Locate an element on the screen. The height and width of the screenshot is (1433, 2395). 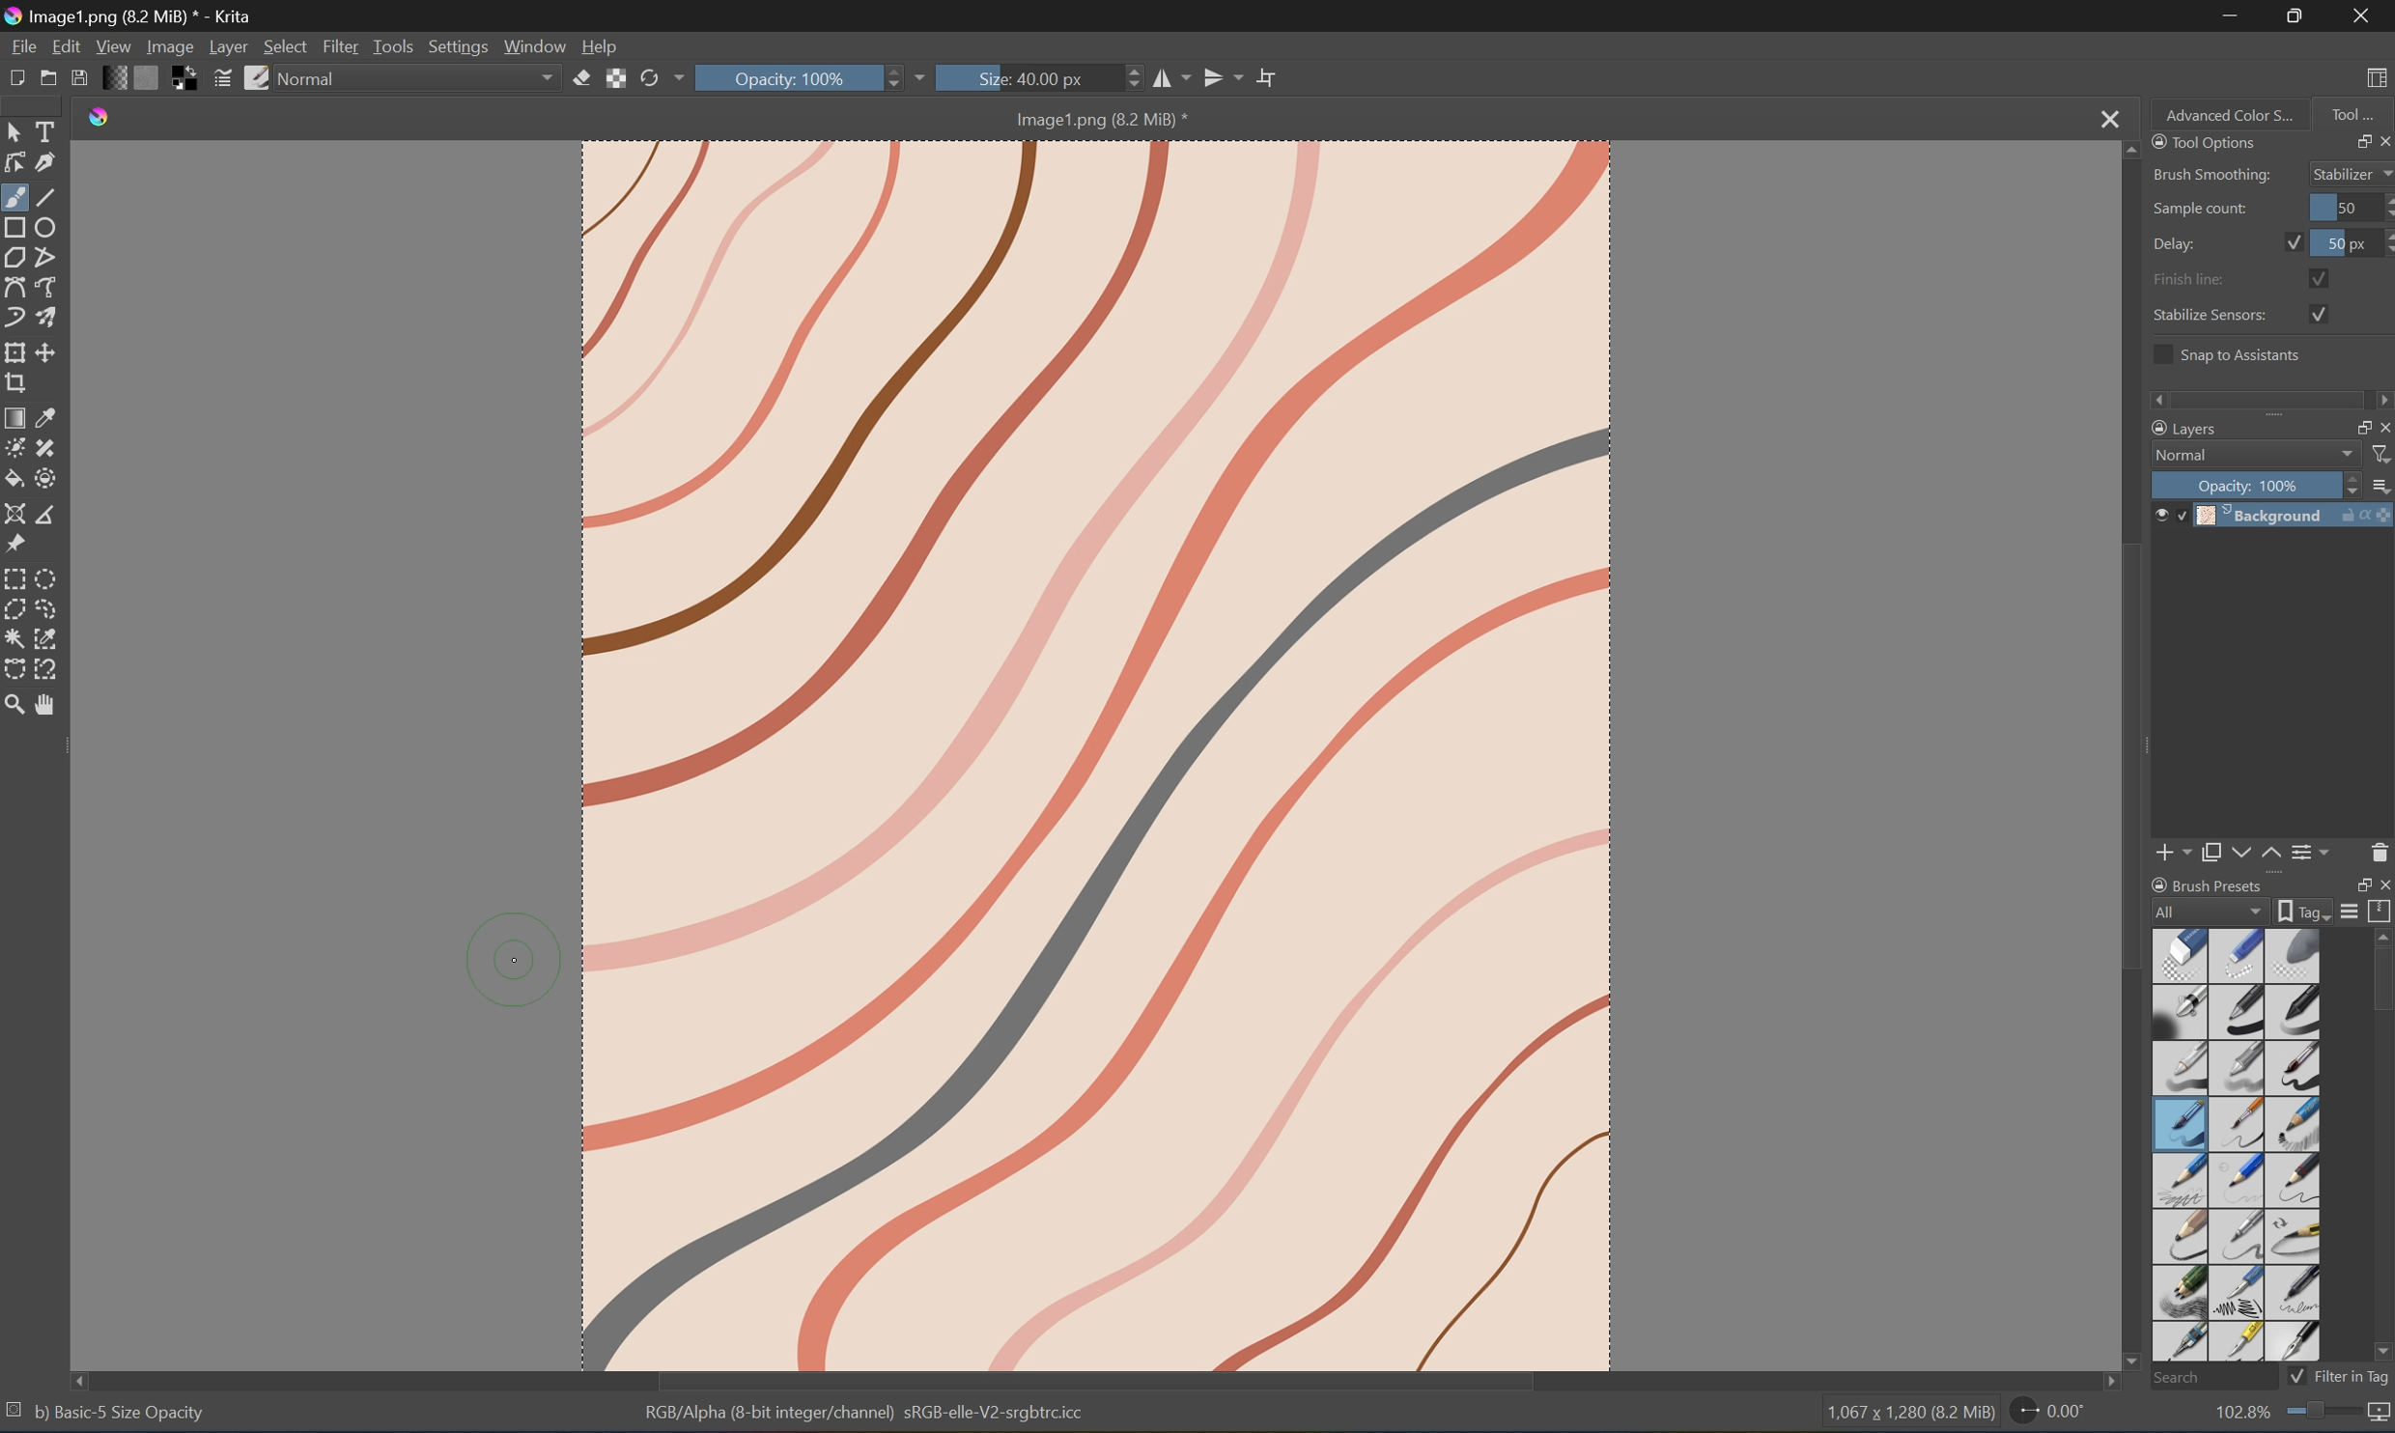
No selection is located at coordinates (15, 1414).